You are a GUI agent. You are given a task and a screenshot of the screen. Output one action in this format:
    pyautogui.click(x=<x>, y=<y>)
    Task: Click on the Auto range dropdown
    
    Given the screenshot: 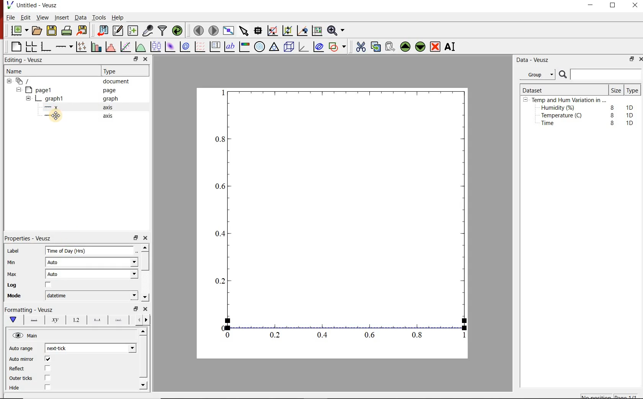 What is the action you would take?
    pyautogui.click(x=121, y=347)
    